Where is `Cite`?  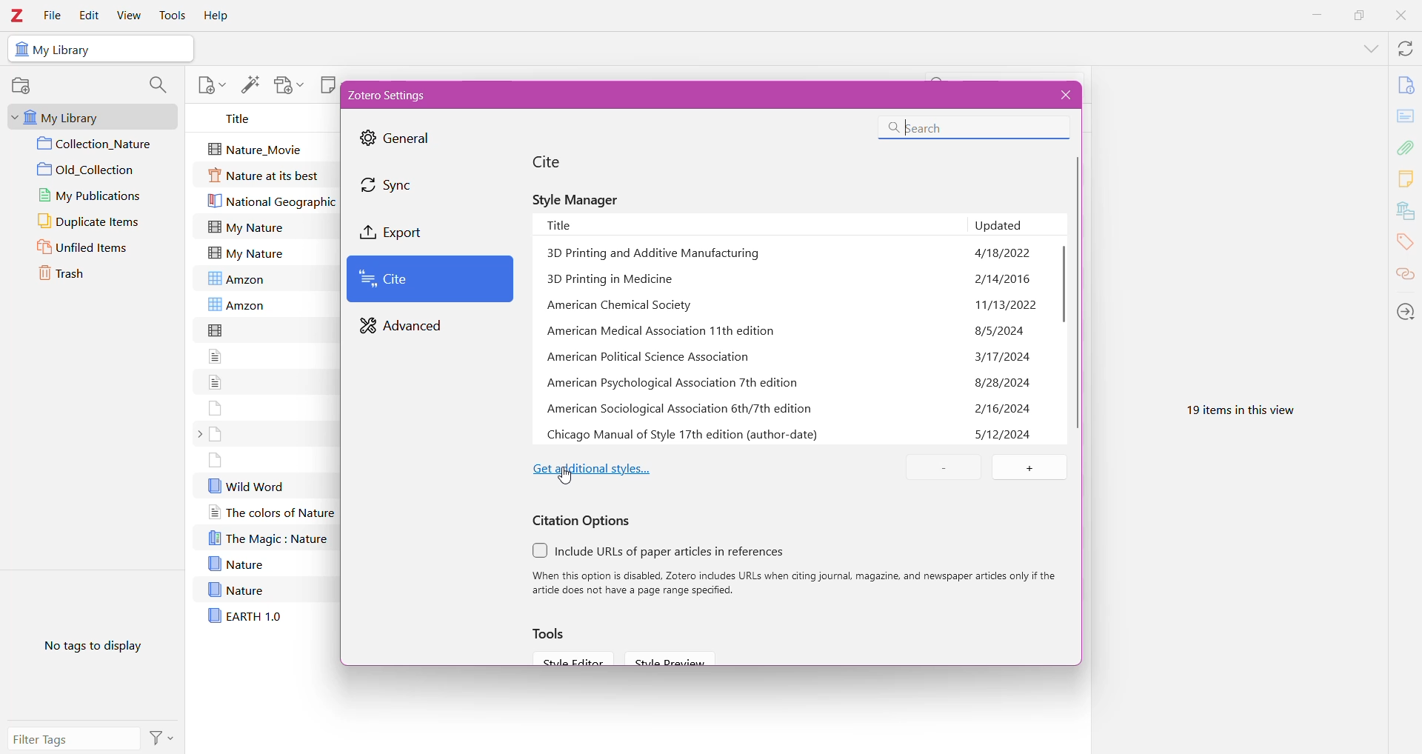 Cite is located at coordinates (431, 280).